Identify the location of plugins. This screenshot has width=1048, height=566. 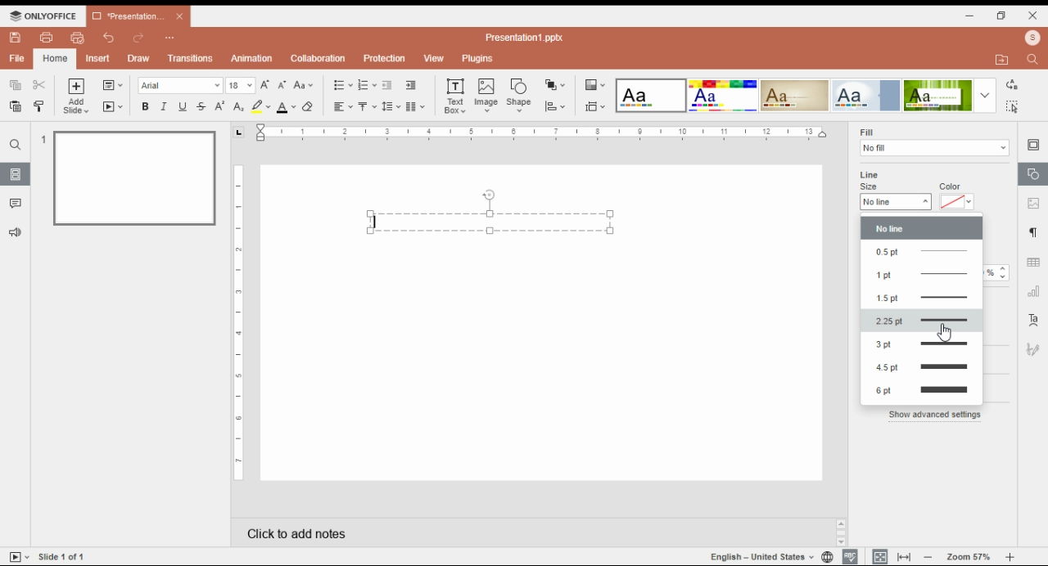
(477, 58).